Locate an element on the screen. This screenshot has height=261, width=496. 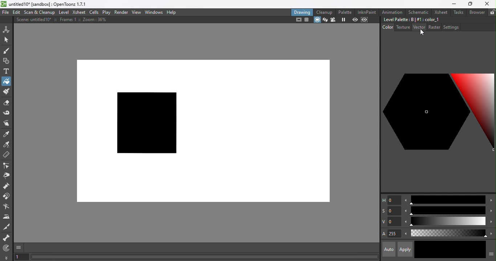
Fill tool is located at coordinates (6, 81).